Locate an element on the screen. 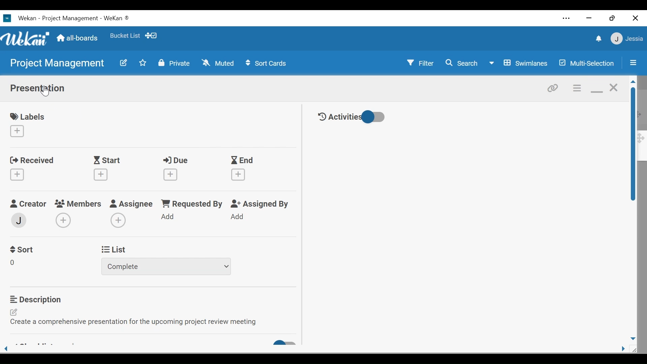  Start Date is located at coordinates (109, 161).